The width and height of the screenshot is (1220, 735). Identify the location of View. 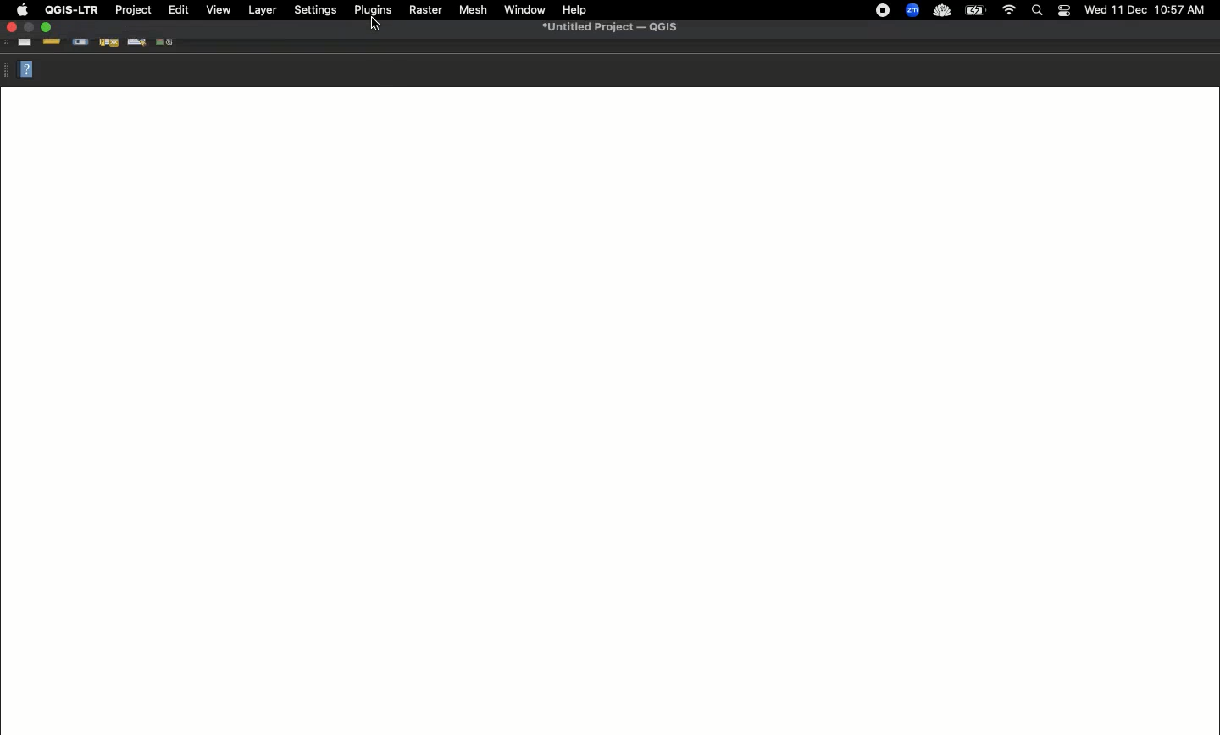
(219, 9).